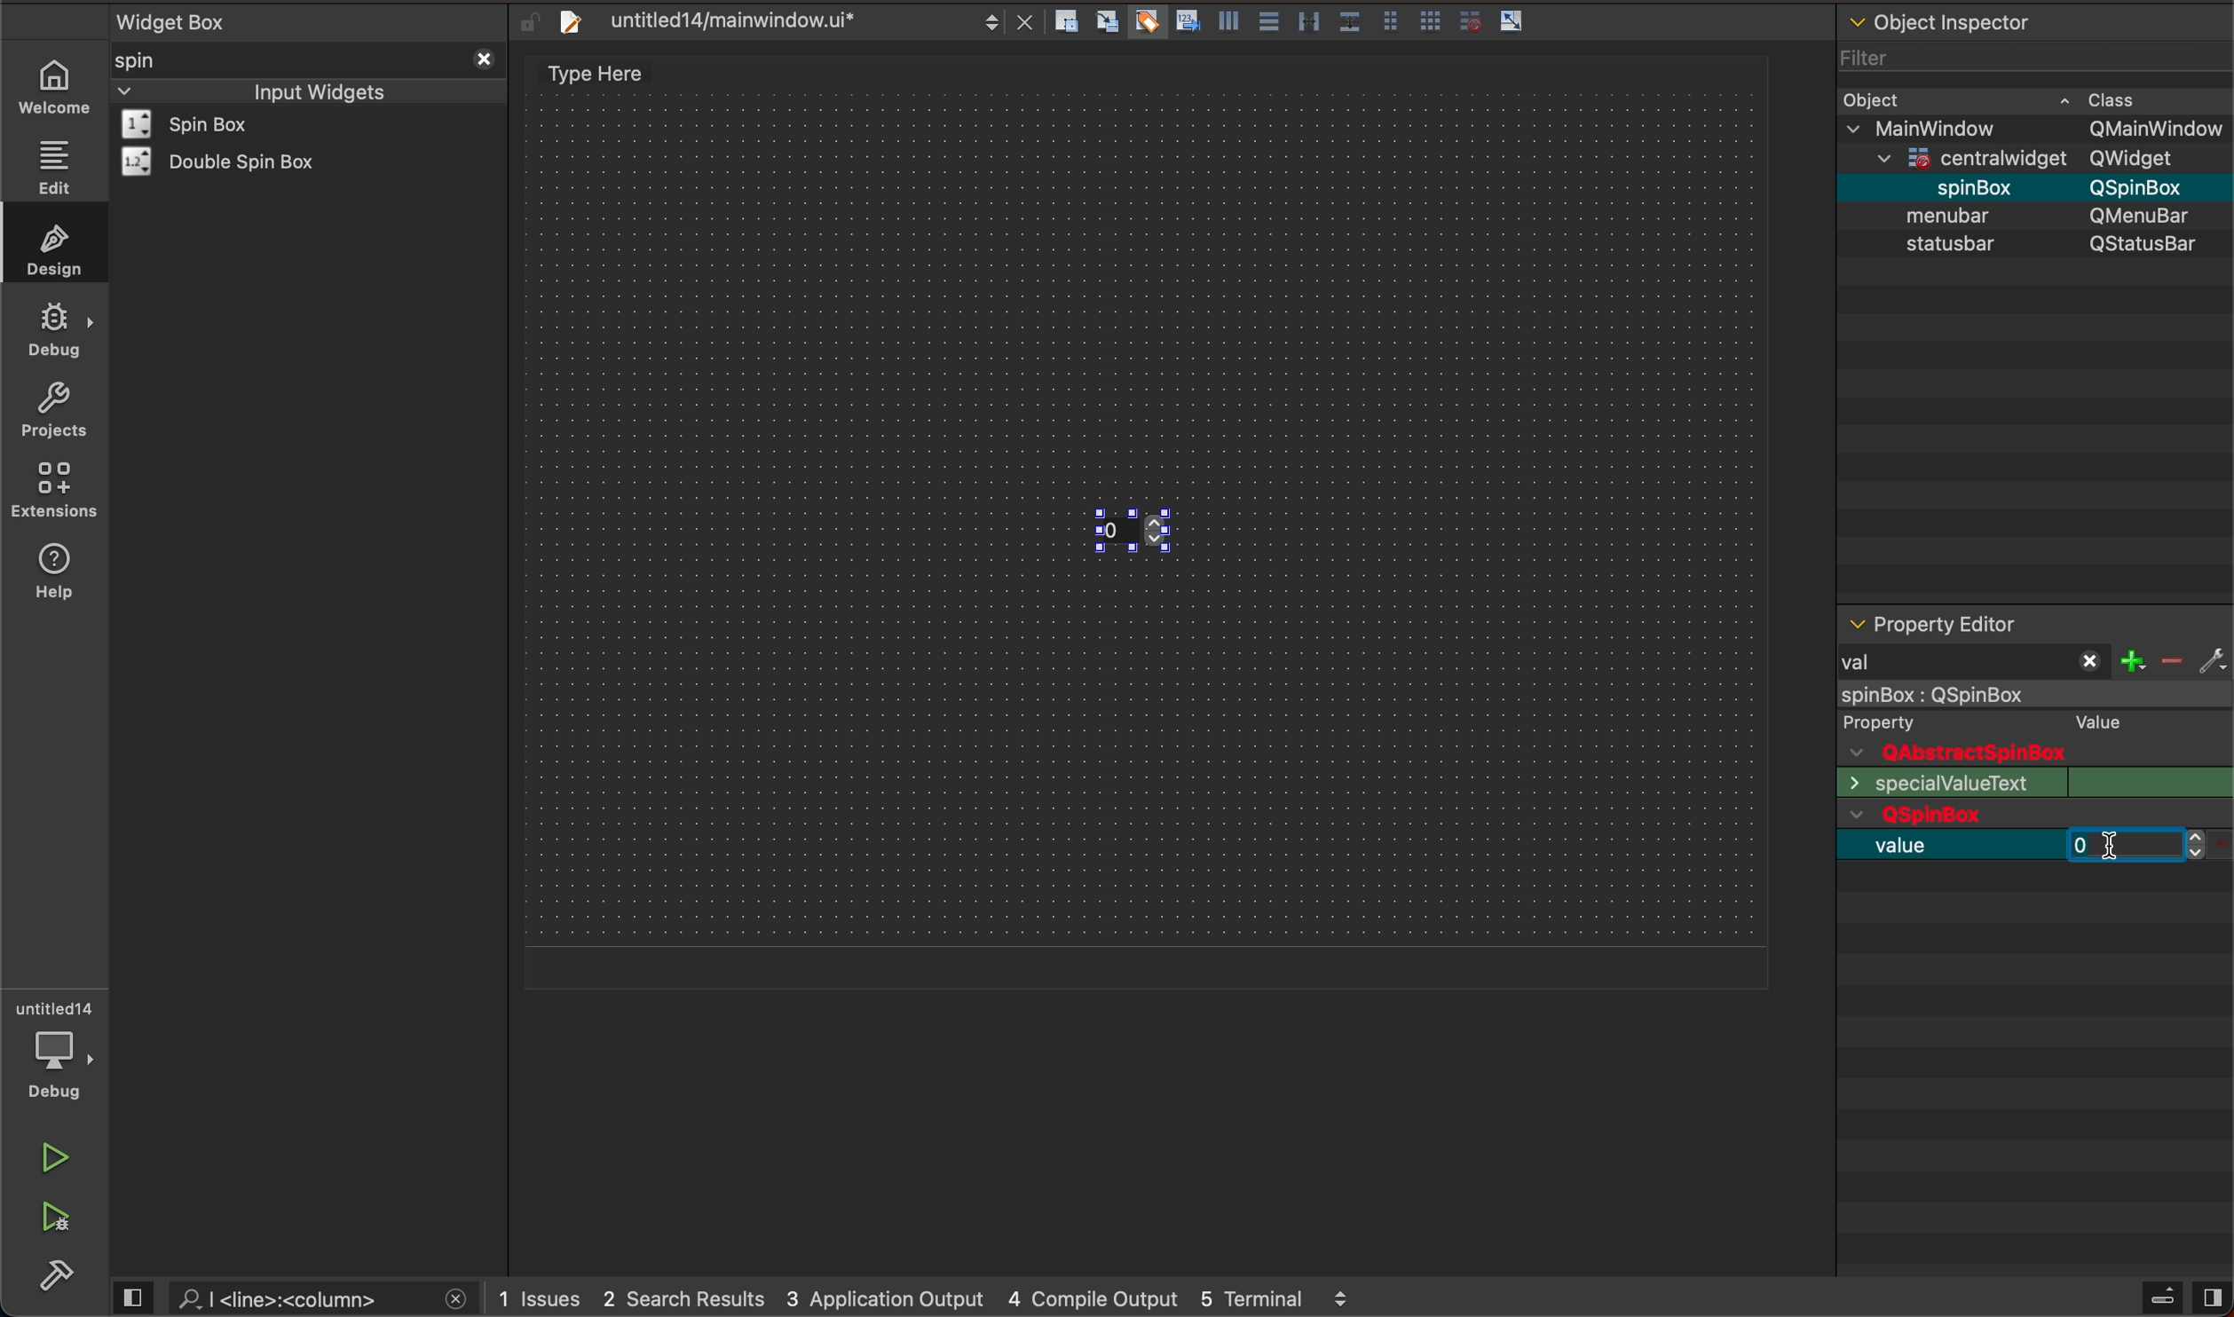  What do you see at coordinates (58, 1050) in the screenshot?
I see `debugger` at bounding box center [58, 1050].